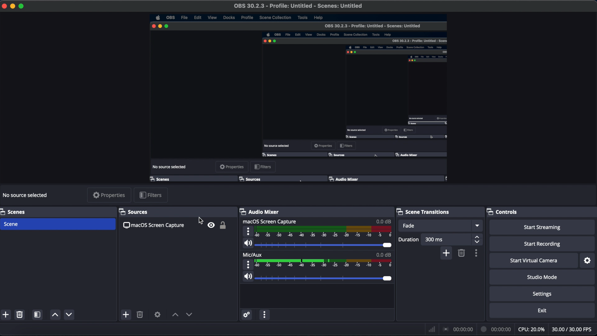  What do you see at coordinates (153, 225) in the screenshot?
I see `macOS screen capture` at bounding box center [153, 225].